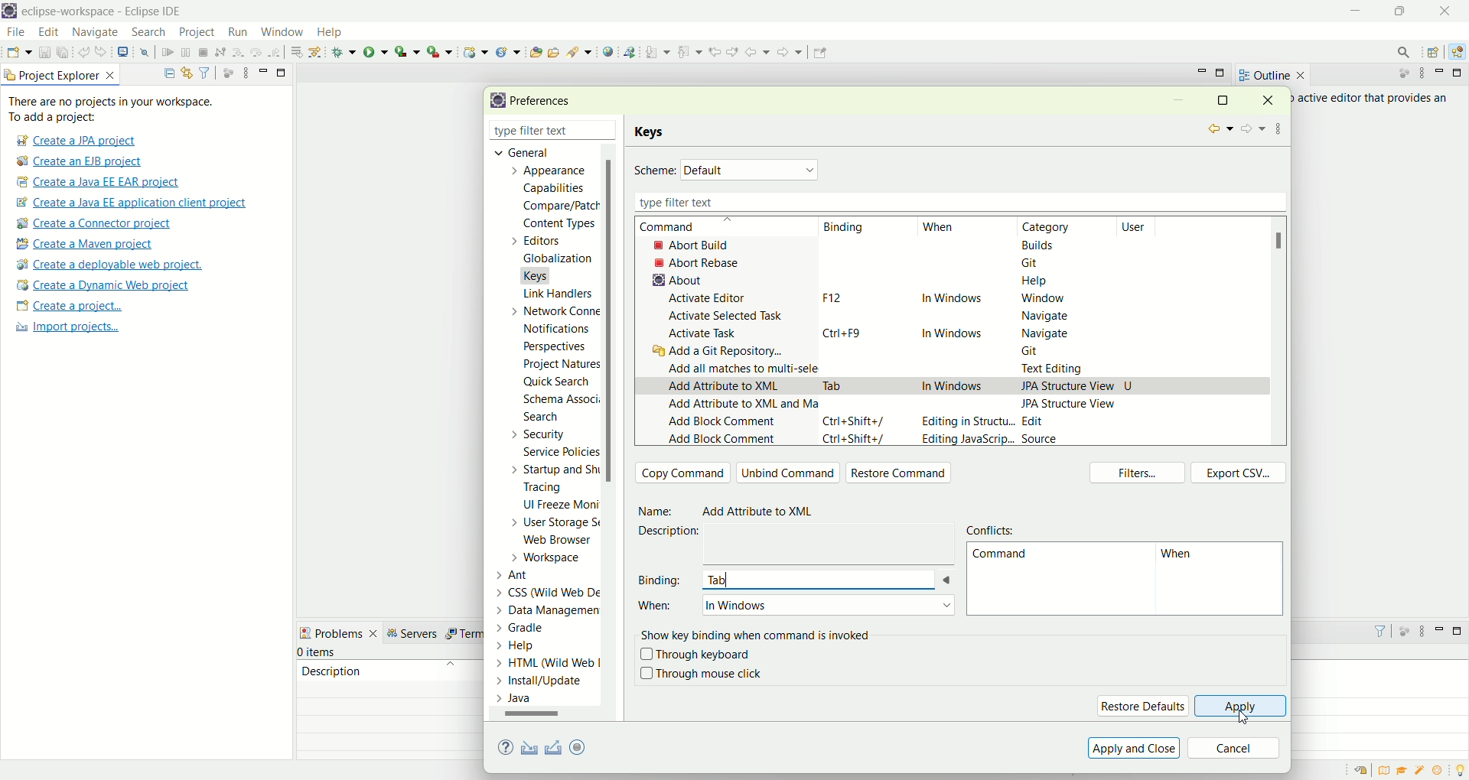 The image size is (1469, 780). I want to click on Git, so click(1039, 353).